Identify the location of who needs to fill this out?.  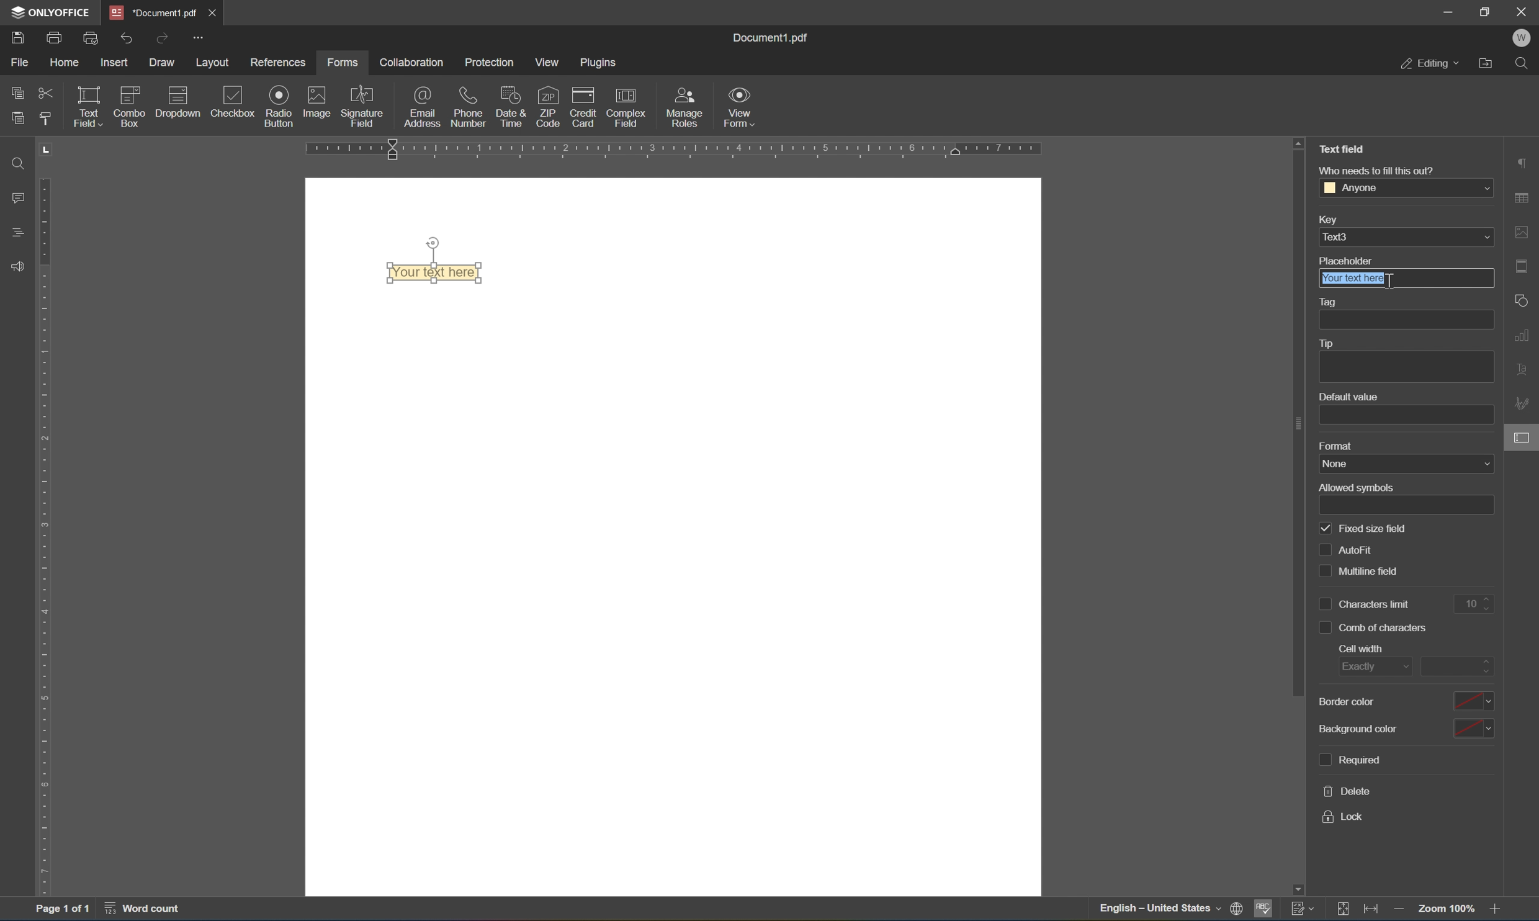
(1384, 168).